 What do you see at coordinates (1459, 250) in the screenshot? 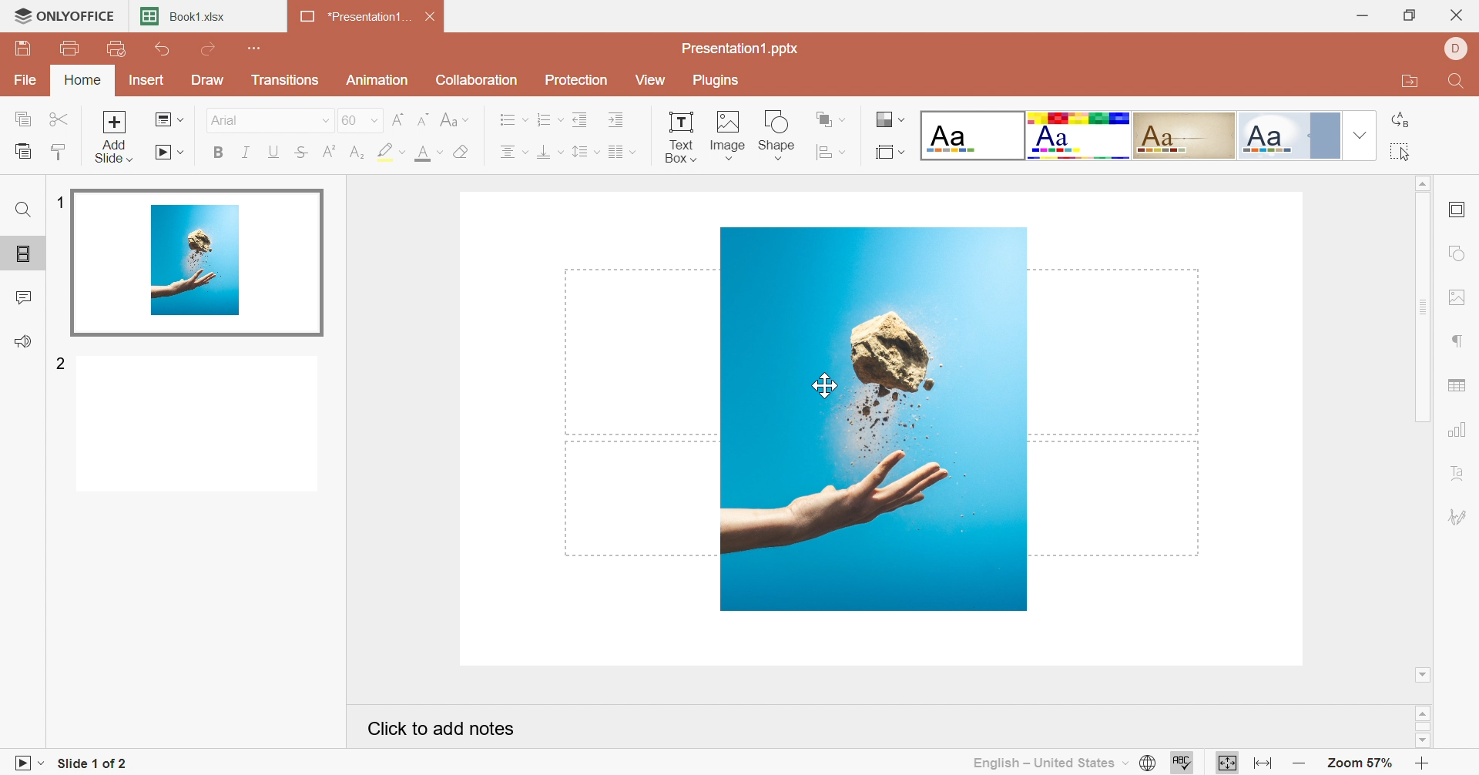
I see `shape settings` at bounding box center [1459, 250].